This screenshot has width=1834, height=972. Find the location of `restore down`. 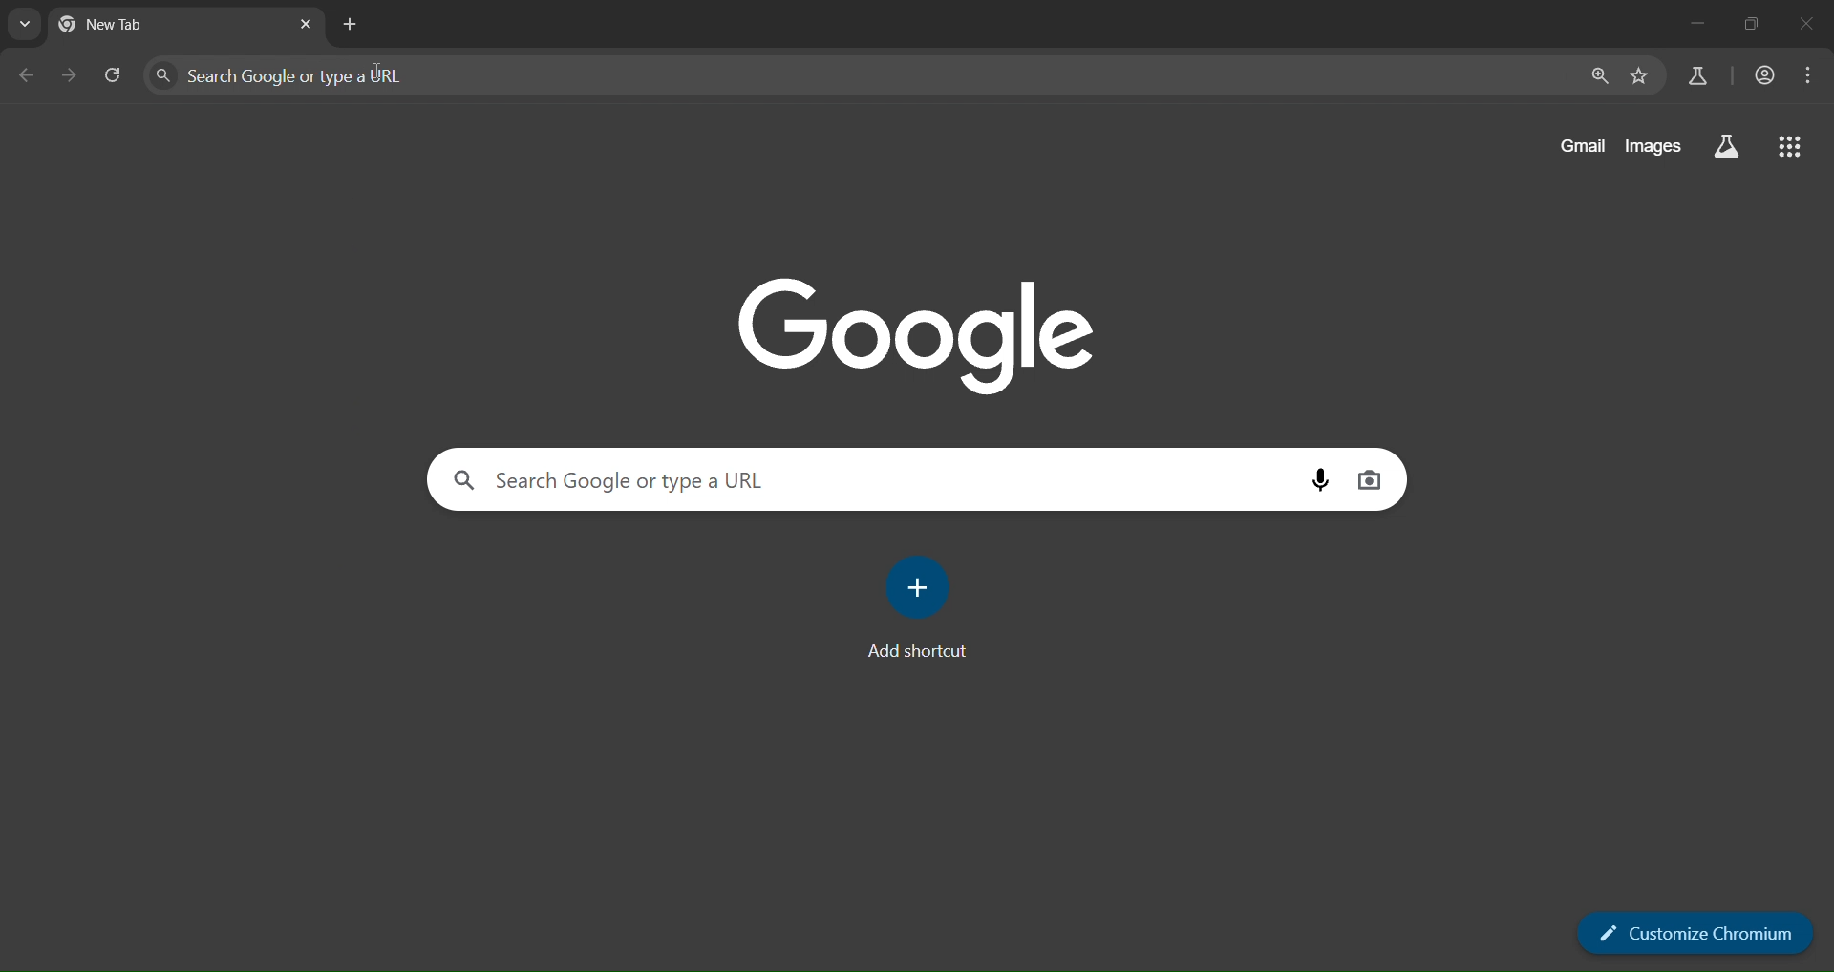

restore down is located at coordinates (1747, 25).